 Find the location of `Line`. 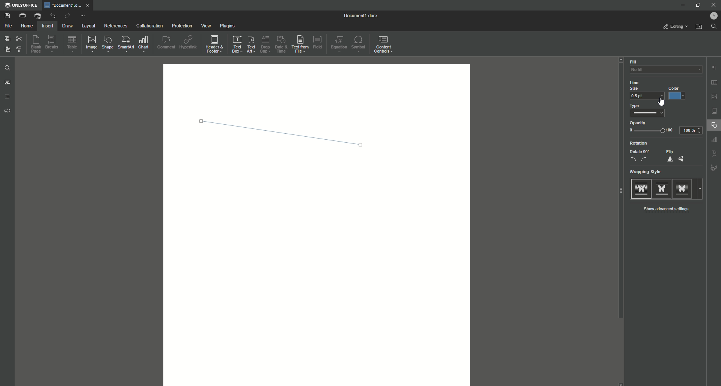

Line is located at coordinates (286, 135).